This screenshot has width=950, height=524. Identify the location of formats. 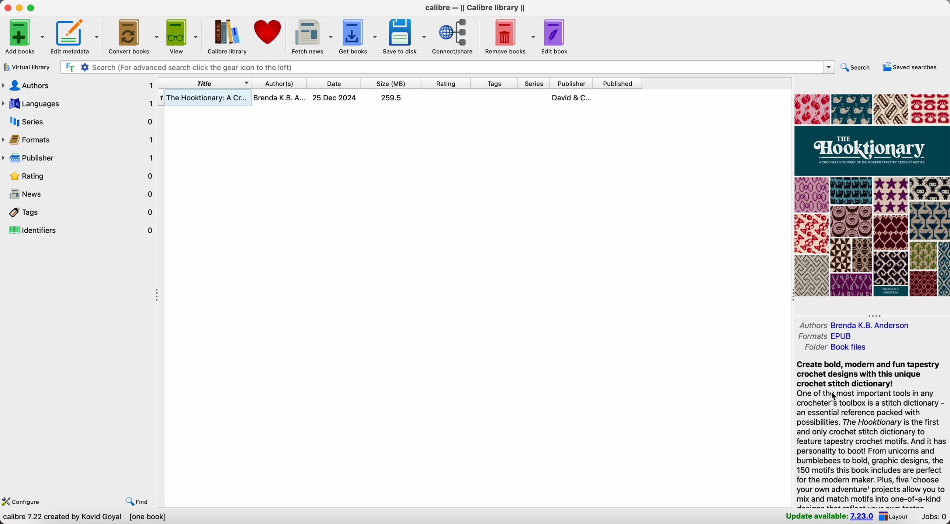
(828, 337).